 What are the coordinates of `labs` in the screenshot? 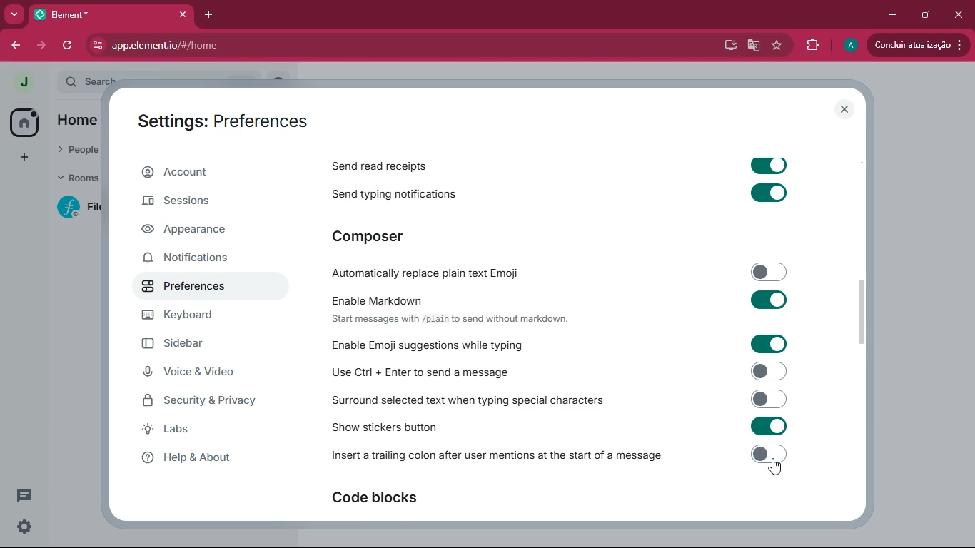 It's located at (206, 430).